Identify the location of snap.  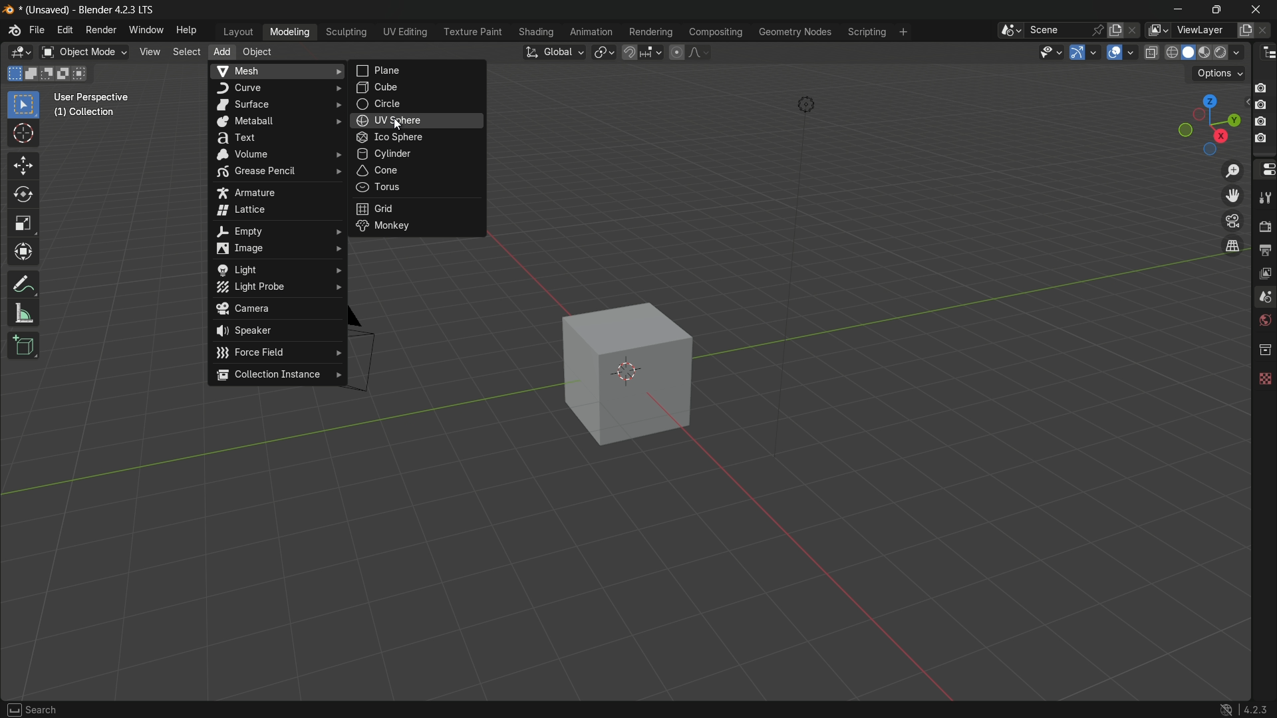
(642, 52).